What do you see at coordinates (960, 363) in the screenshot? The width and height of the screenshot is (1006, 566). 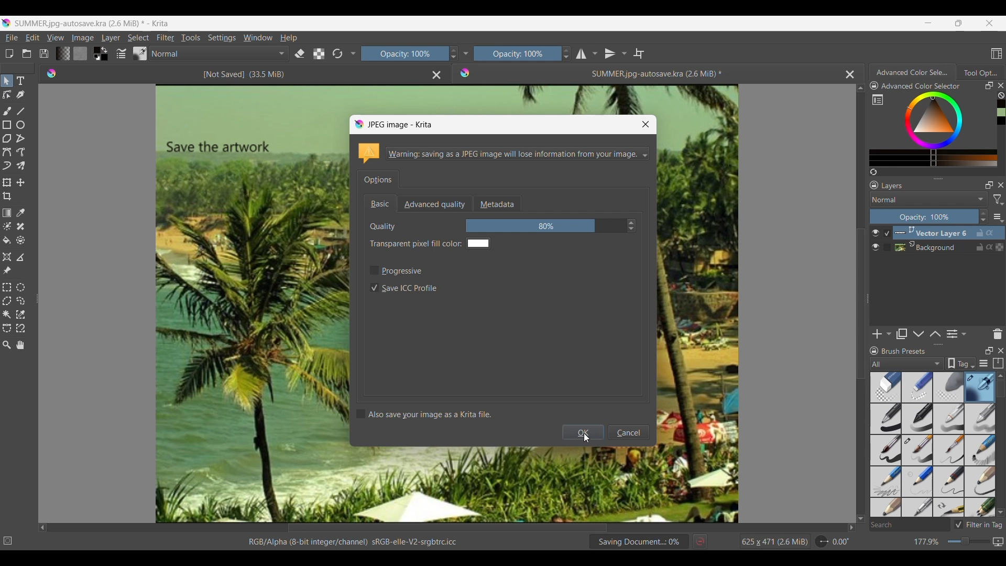 I see `Show the tag box options` at bounding box center [960, 363].